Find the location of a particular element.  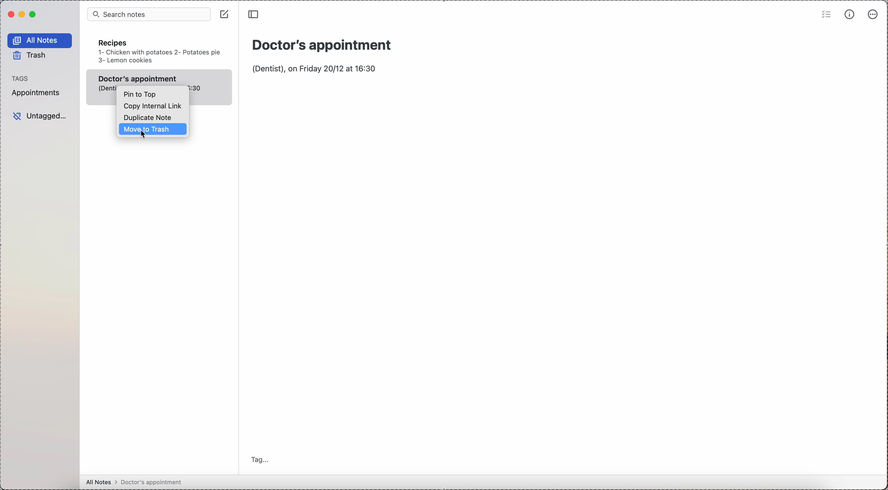

untagged is located at coordinates (39, 115).